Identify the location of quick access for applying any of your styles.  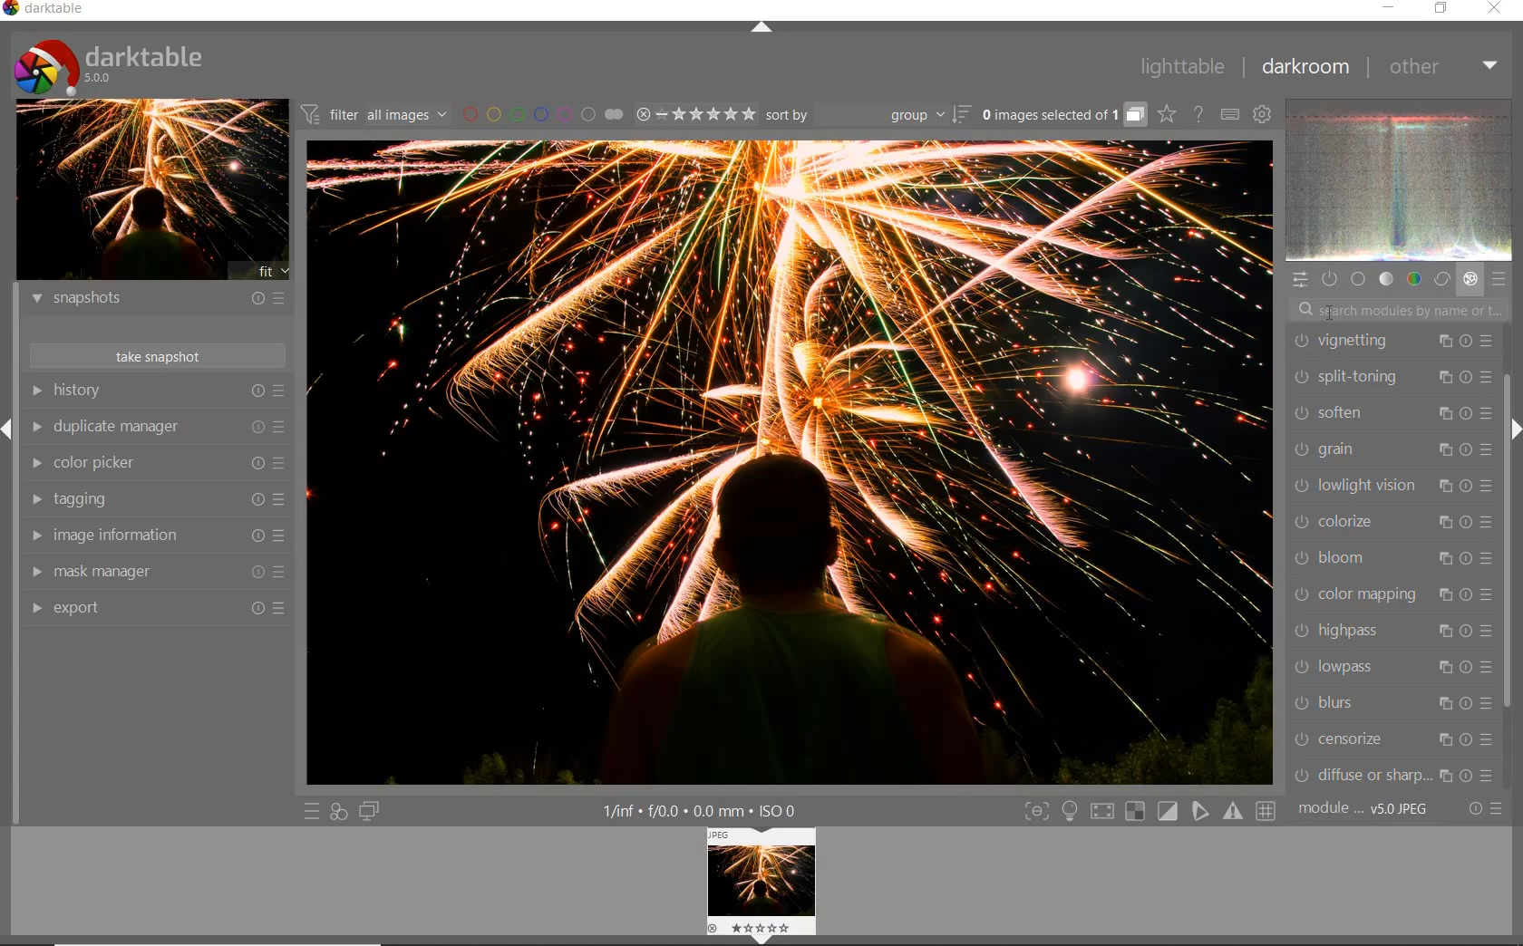
(339, 812).